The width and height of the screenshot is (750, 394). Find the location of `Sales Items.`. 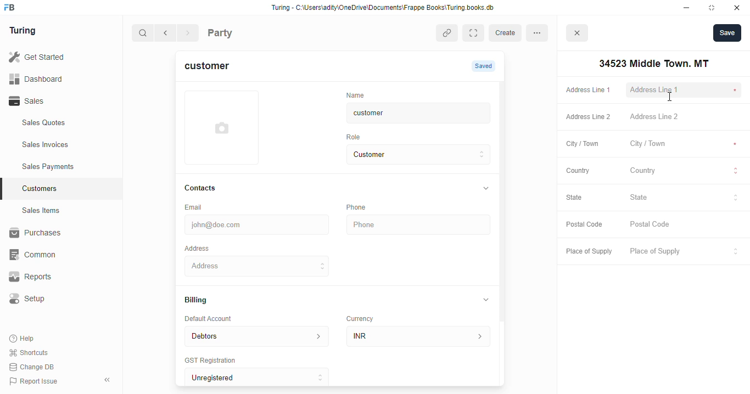

Sales Items. is located at coordinates (61, 211).